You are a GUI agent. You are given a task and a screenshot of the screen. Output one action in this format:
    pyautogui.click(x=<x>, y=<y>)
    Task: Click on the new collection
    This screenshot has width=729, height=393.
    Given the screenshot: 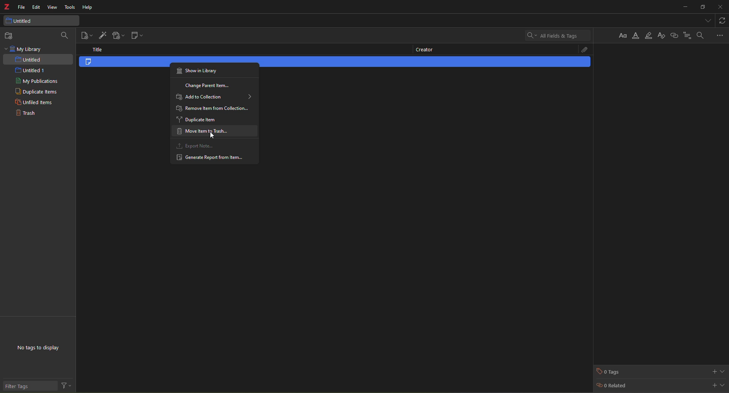 What is the action you would take?
    pyautogui.click(x=11, y=36)
    